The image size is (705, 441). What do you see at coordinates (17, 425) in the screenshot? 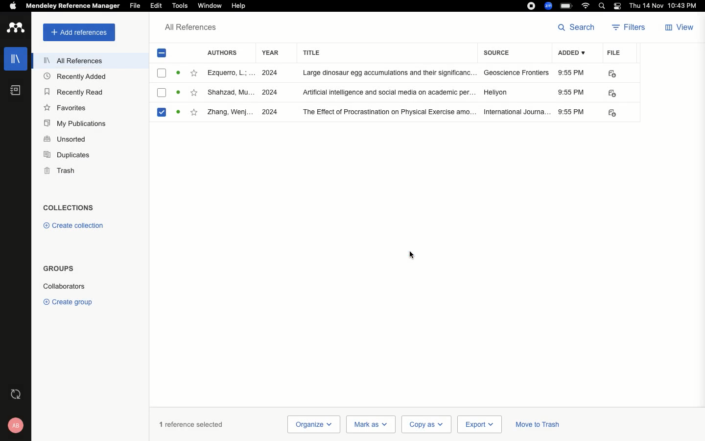
I see `Account and help` at bounding box center [17, 425].